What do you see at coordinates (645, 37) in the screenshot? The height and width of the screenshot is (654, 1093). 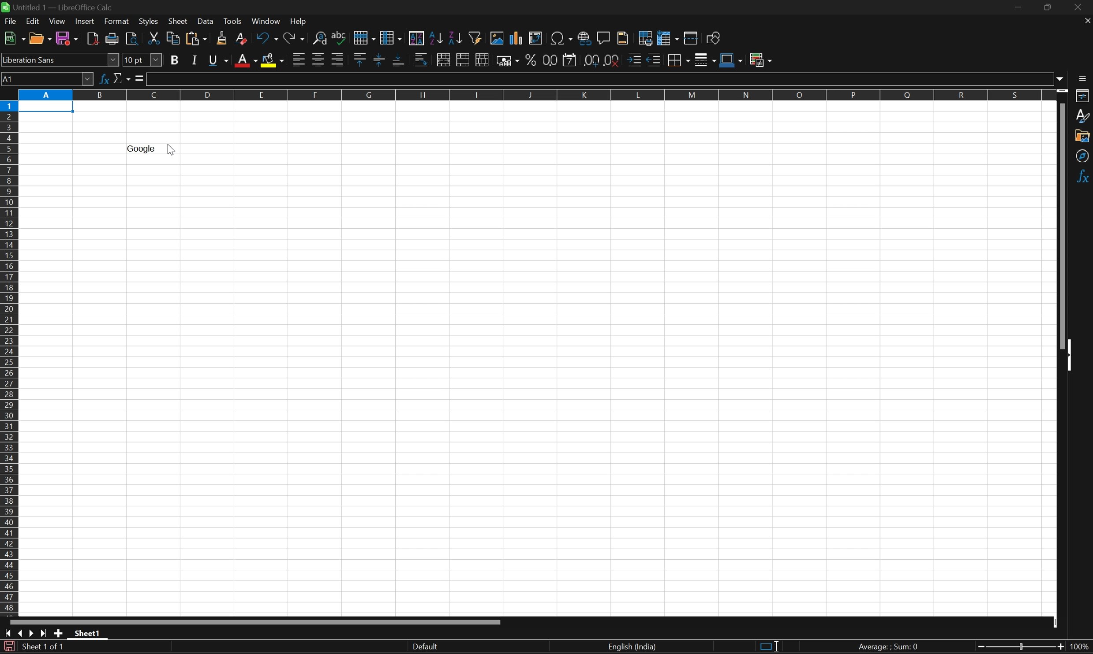 I see `Define print area` at bounding box center [645, 37].